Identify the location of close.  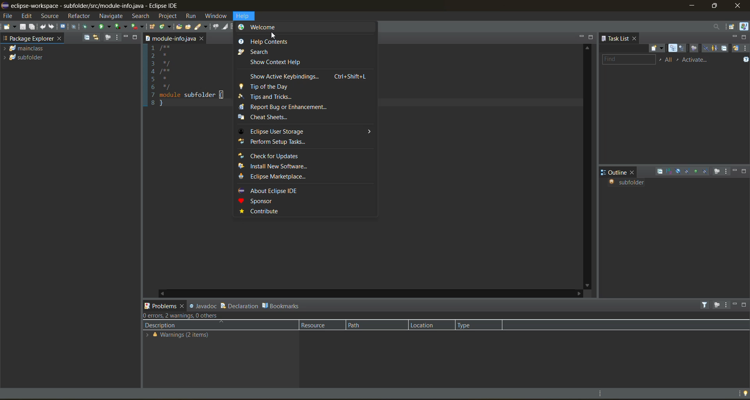
(739, 5).